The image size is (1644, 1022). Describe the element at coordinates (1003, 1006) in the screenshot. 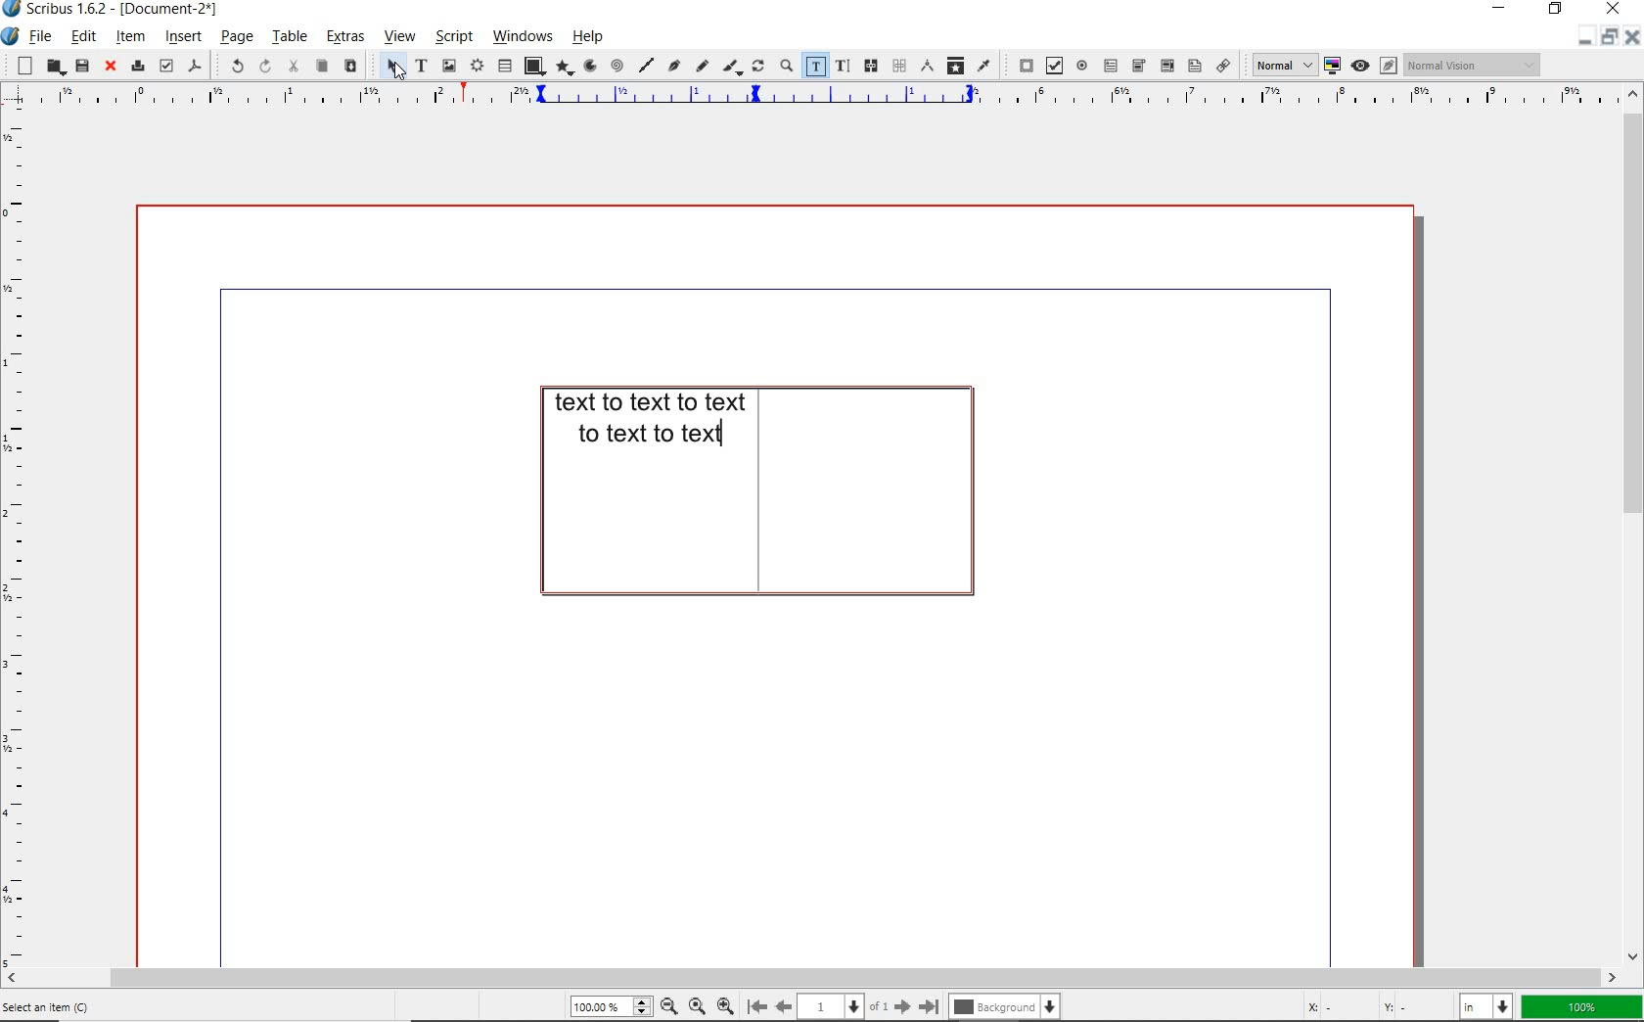

I see `background ` at that location.